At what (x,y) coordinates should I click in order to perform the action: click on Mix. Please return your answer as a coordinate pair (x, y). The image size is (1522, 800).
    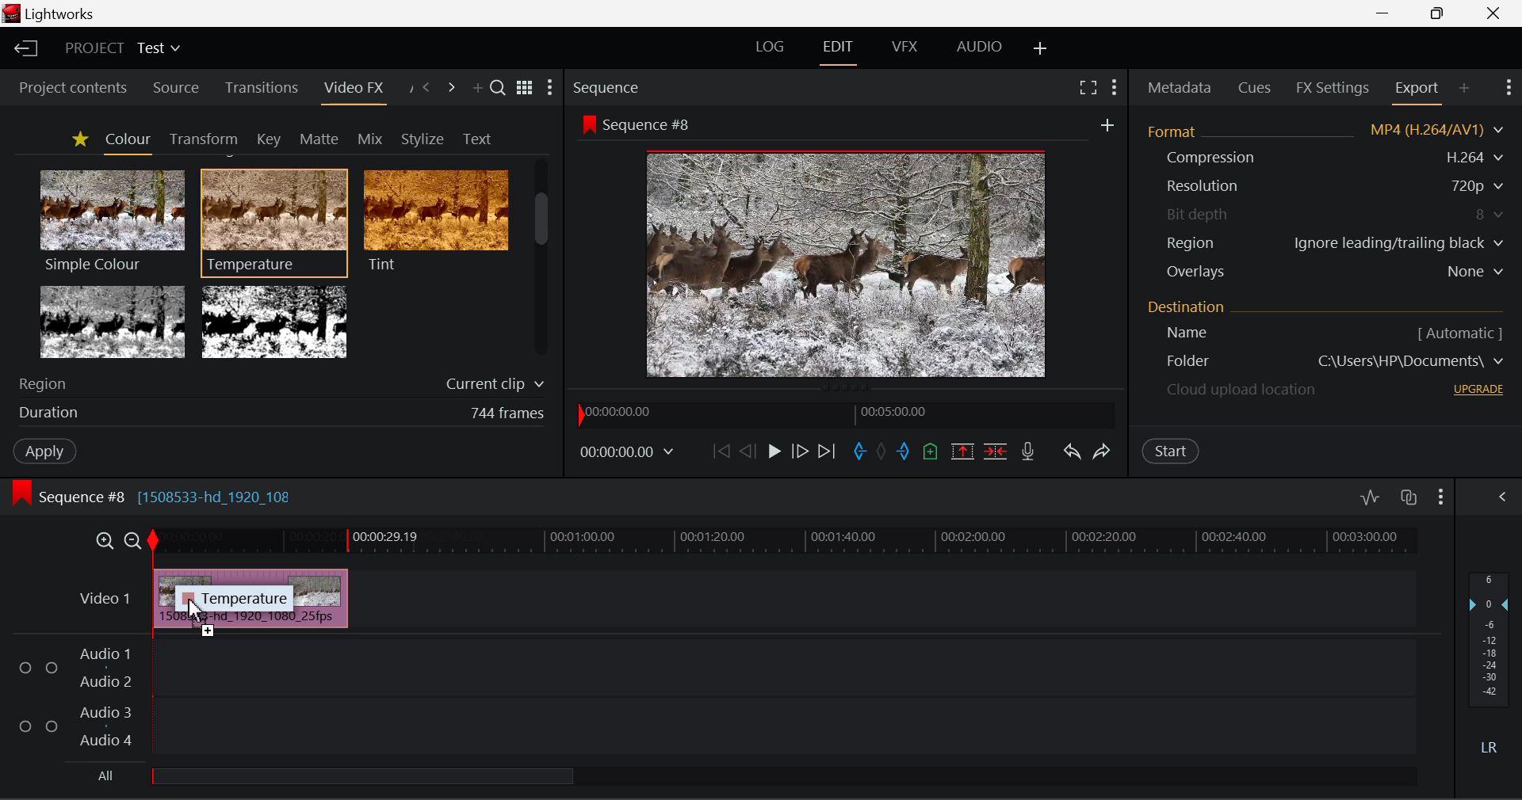
    Looking at the image, I should click on (371, 136).